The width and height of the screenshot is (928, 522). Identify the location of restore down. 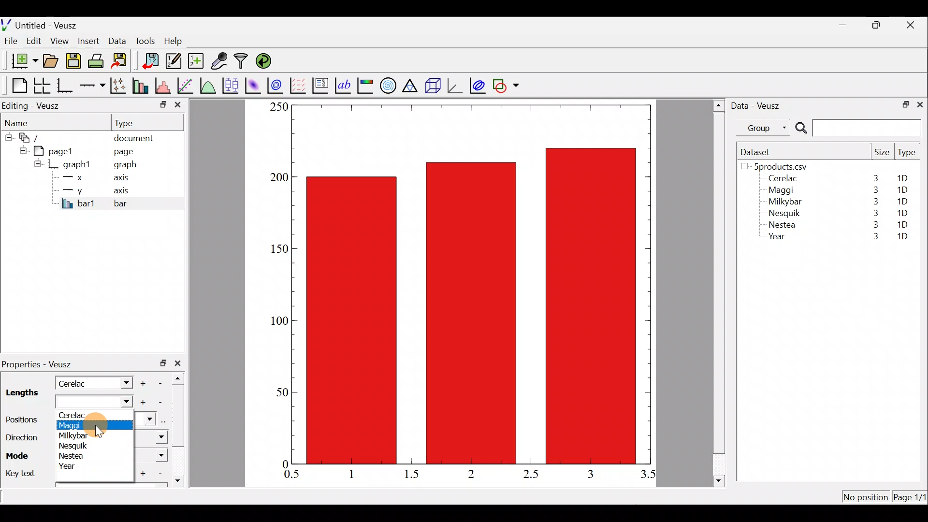
(878, 25).